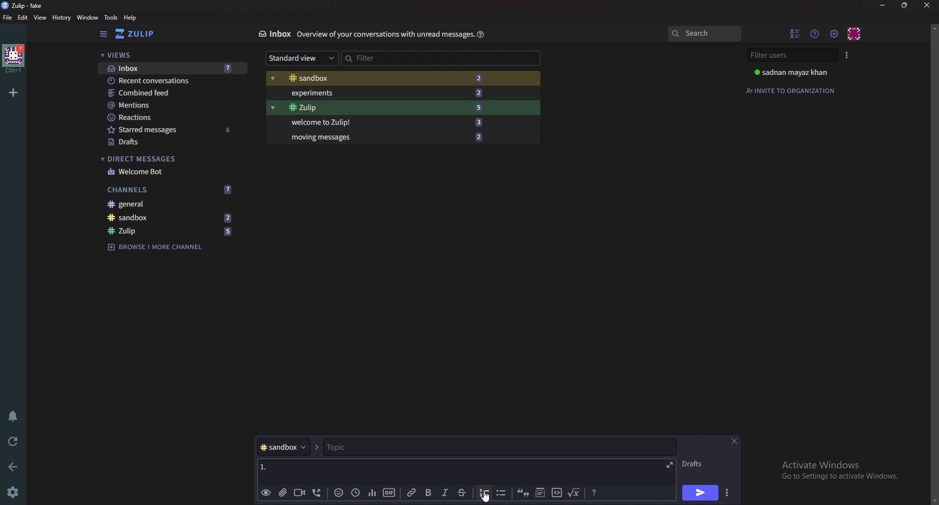  What do you see at coordinates (792, 90) in the screenshot?
I see `Invite to organization` at bounding box center [792, 90].